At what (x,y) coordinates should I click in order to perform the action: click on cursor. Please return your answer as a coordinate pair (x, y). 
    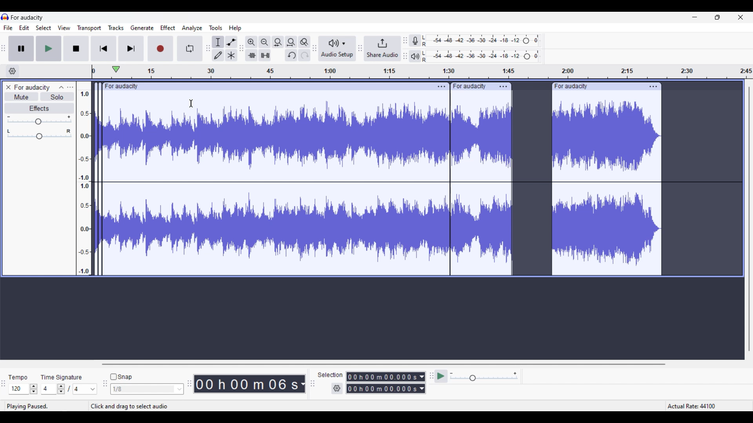
    Looking at the image, I should click on (192, 104).